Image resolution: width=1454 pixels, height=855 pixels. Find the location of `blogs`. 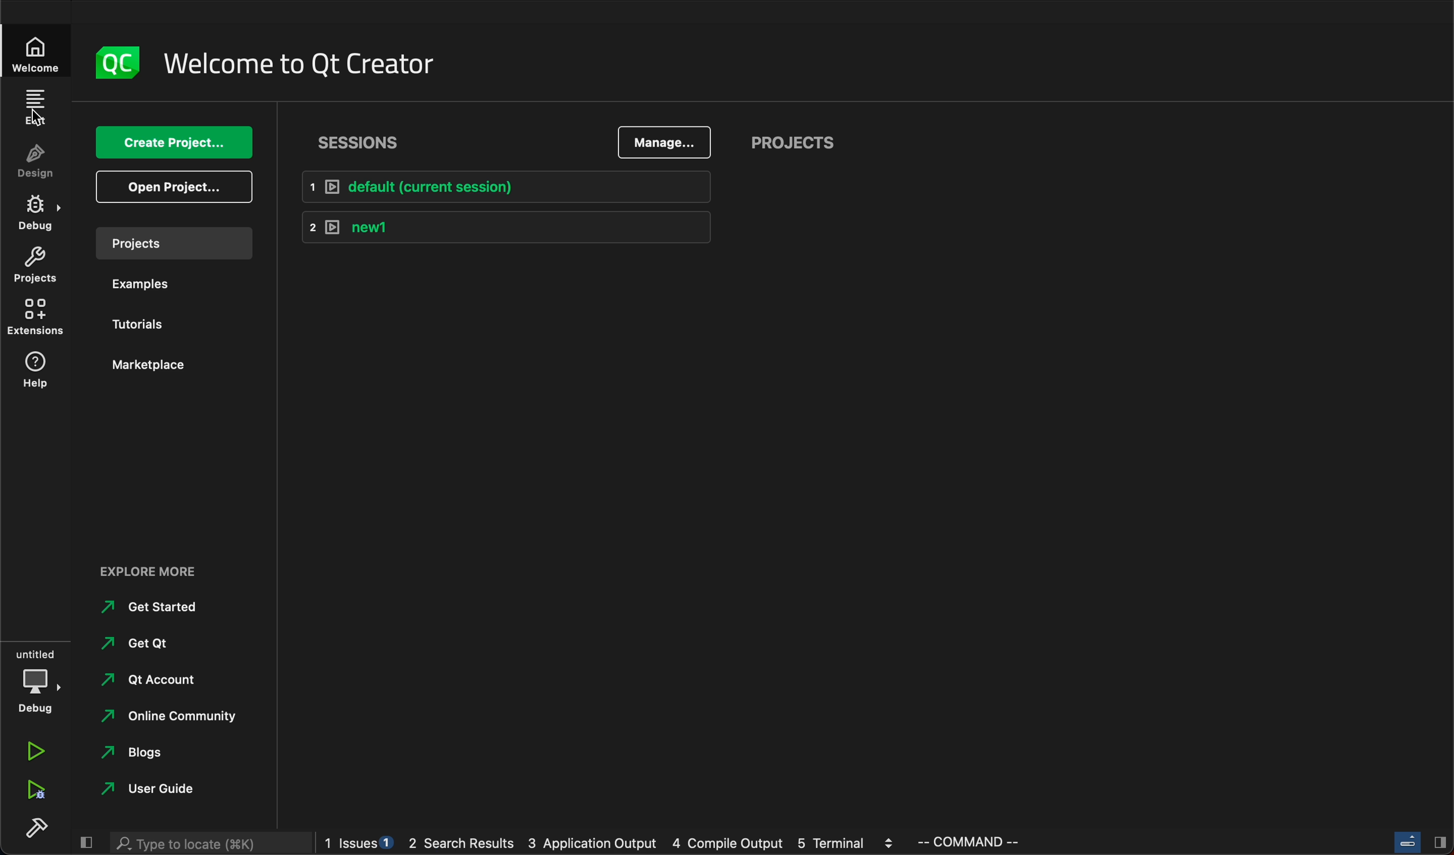

blogs is located at coordinates (144, 754).